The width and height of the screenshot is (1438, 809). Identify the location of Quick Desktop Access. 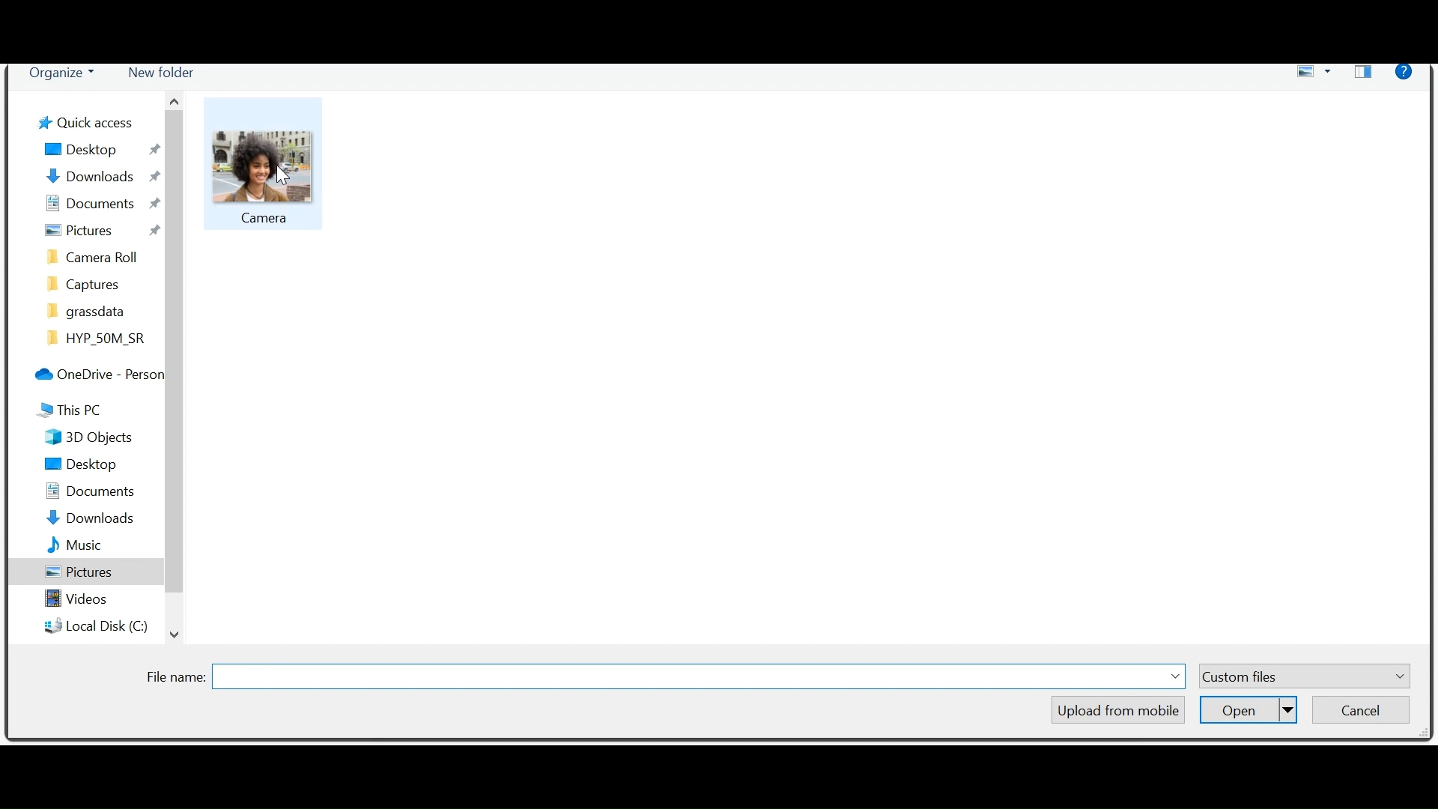
(86, 124).